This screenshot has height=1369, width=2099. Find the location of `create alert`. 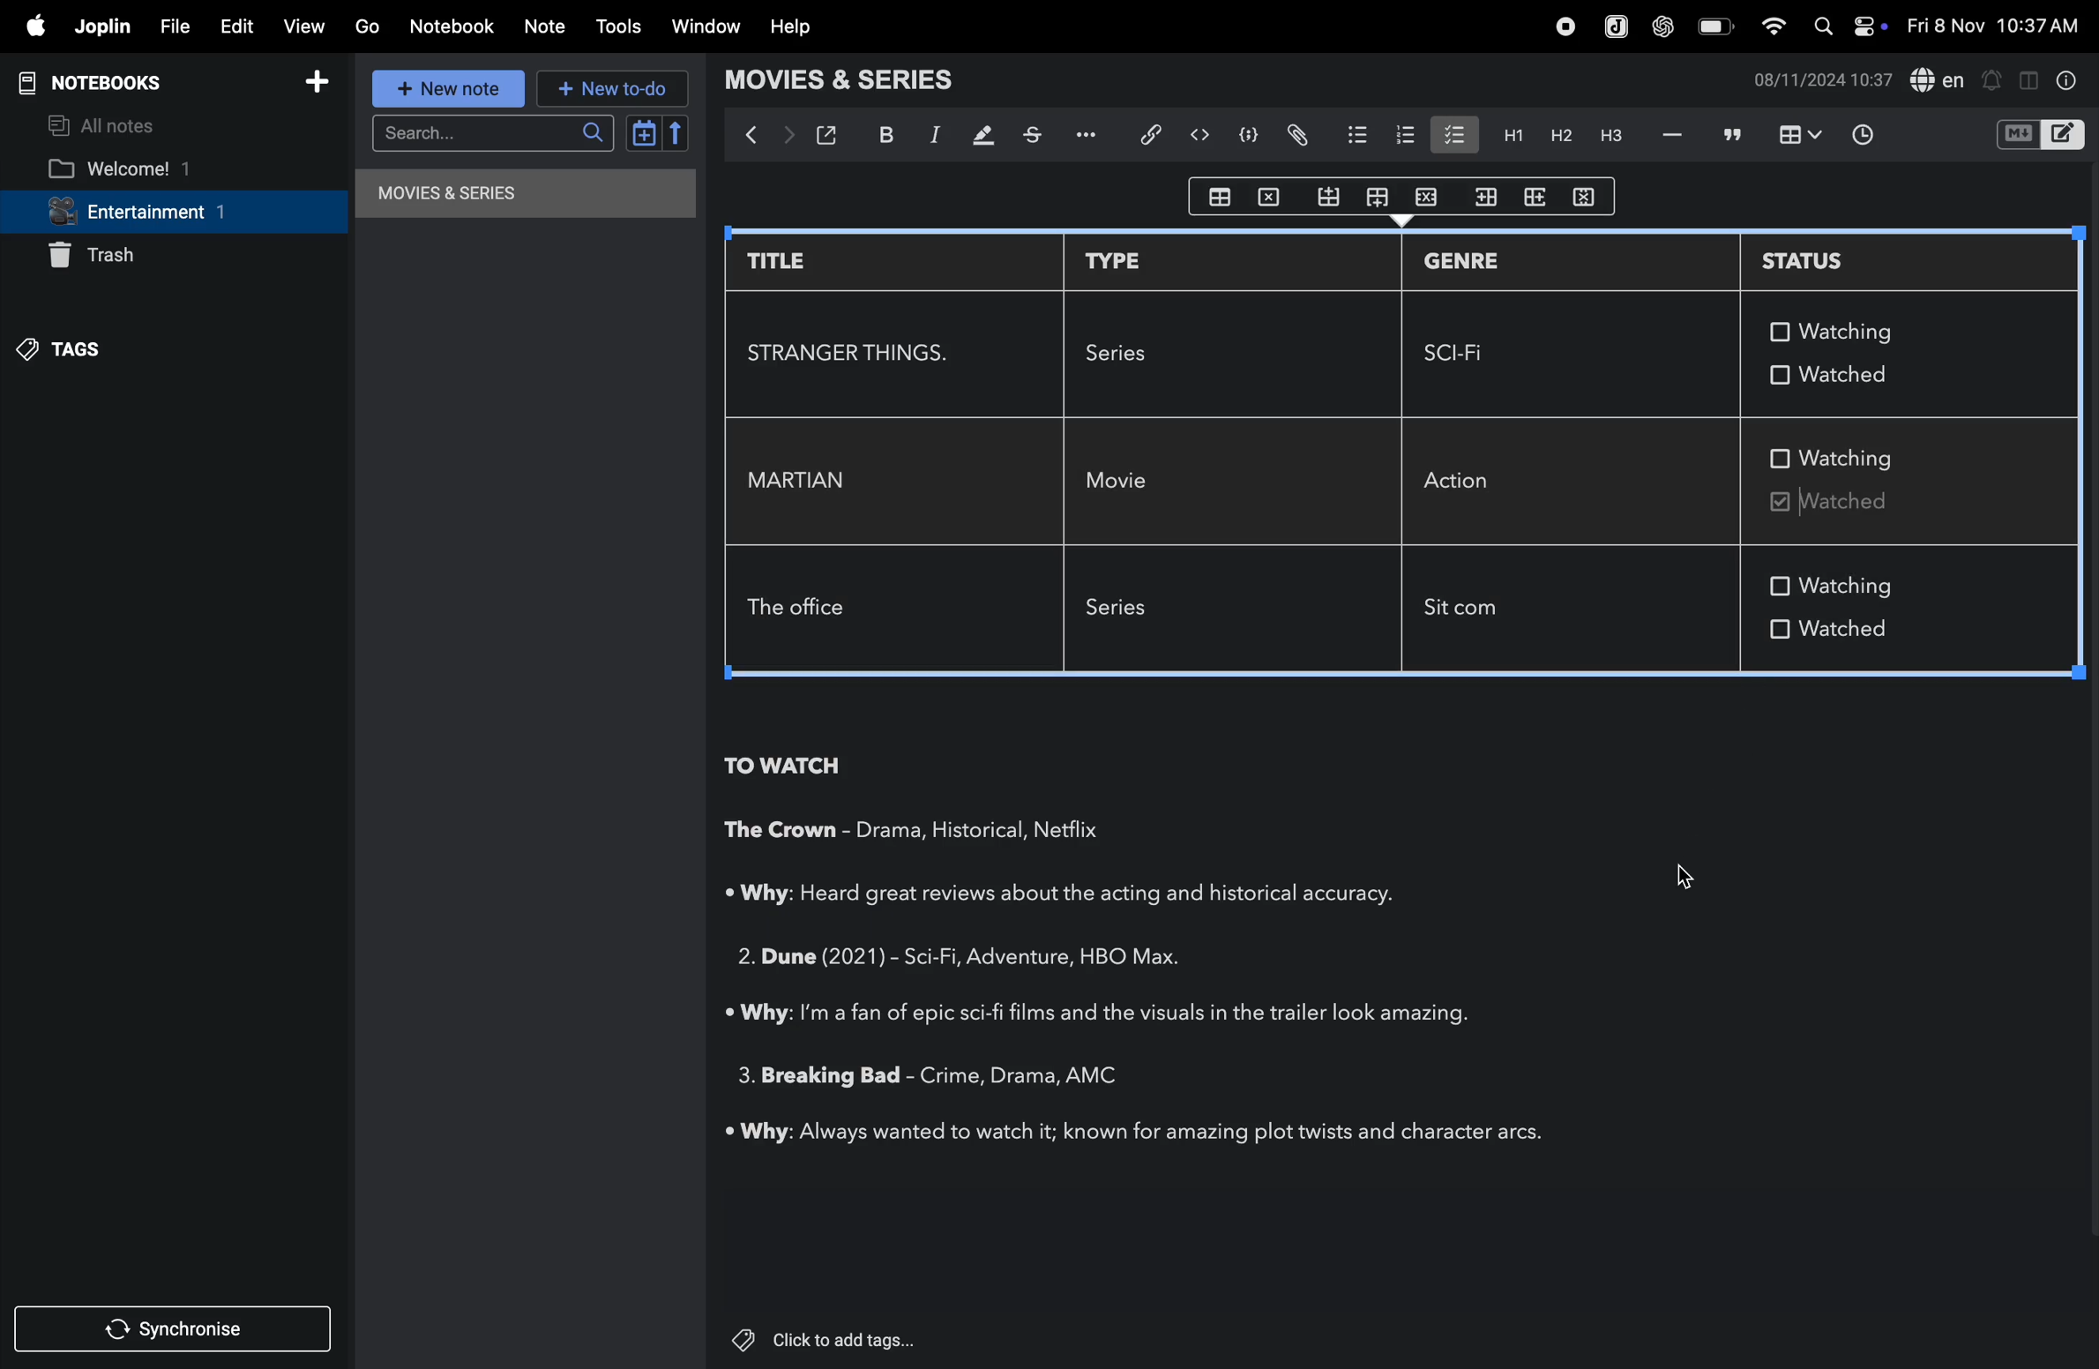

create alert is located at coordinates (1995, 78).